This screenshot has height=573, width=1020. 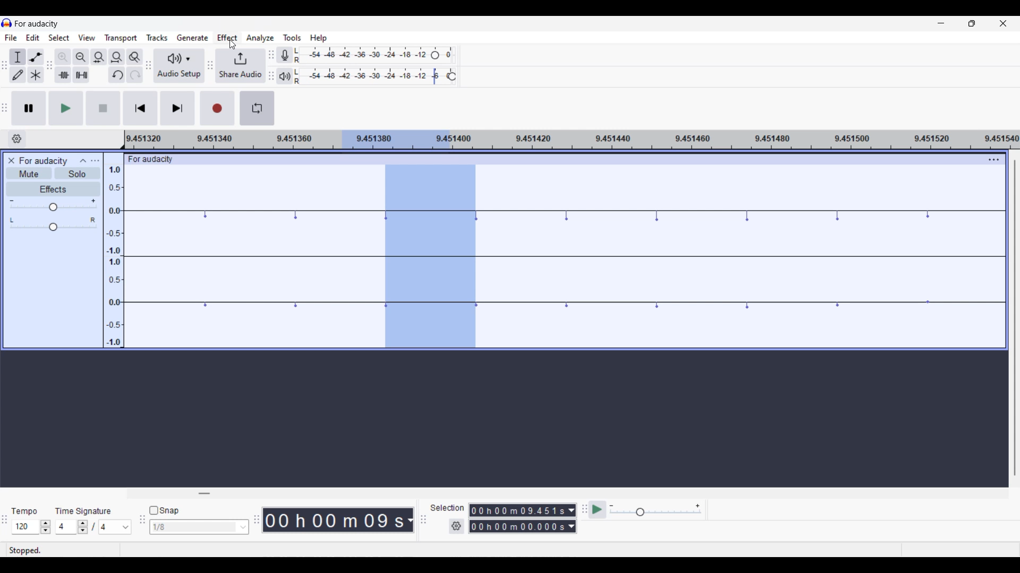 I want to click on Tempo settings, so click(x=32, y=526).